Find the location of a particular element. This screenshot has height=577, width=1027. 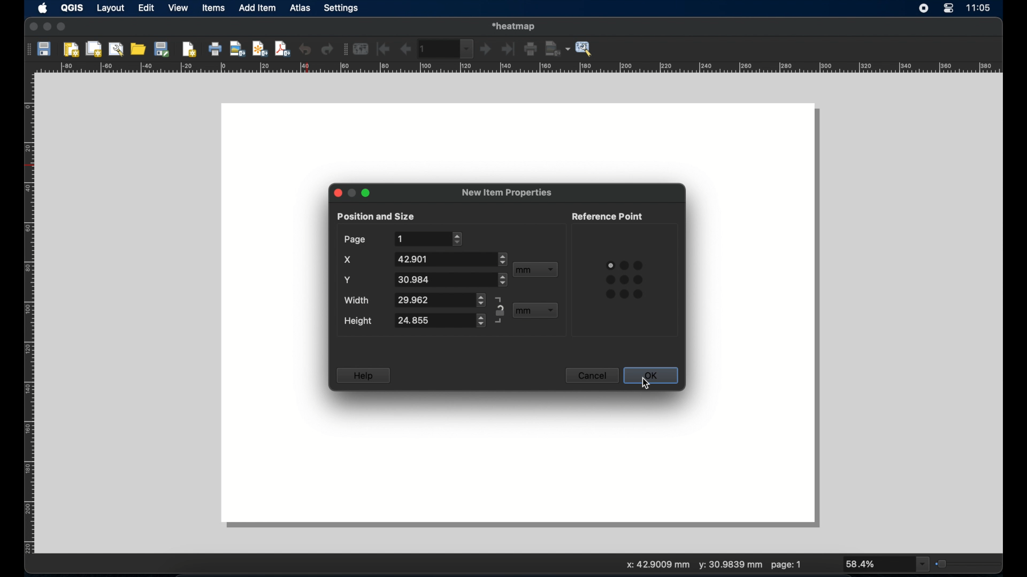

margin is located at coordinates (520, 68).